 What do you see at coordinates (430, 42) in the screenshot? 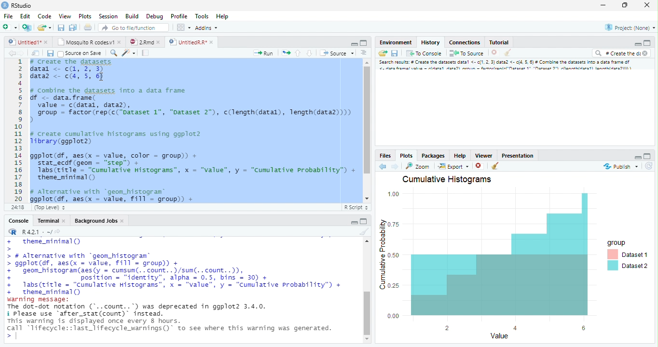
I see `History` at bounding box center [430, 42].